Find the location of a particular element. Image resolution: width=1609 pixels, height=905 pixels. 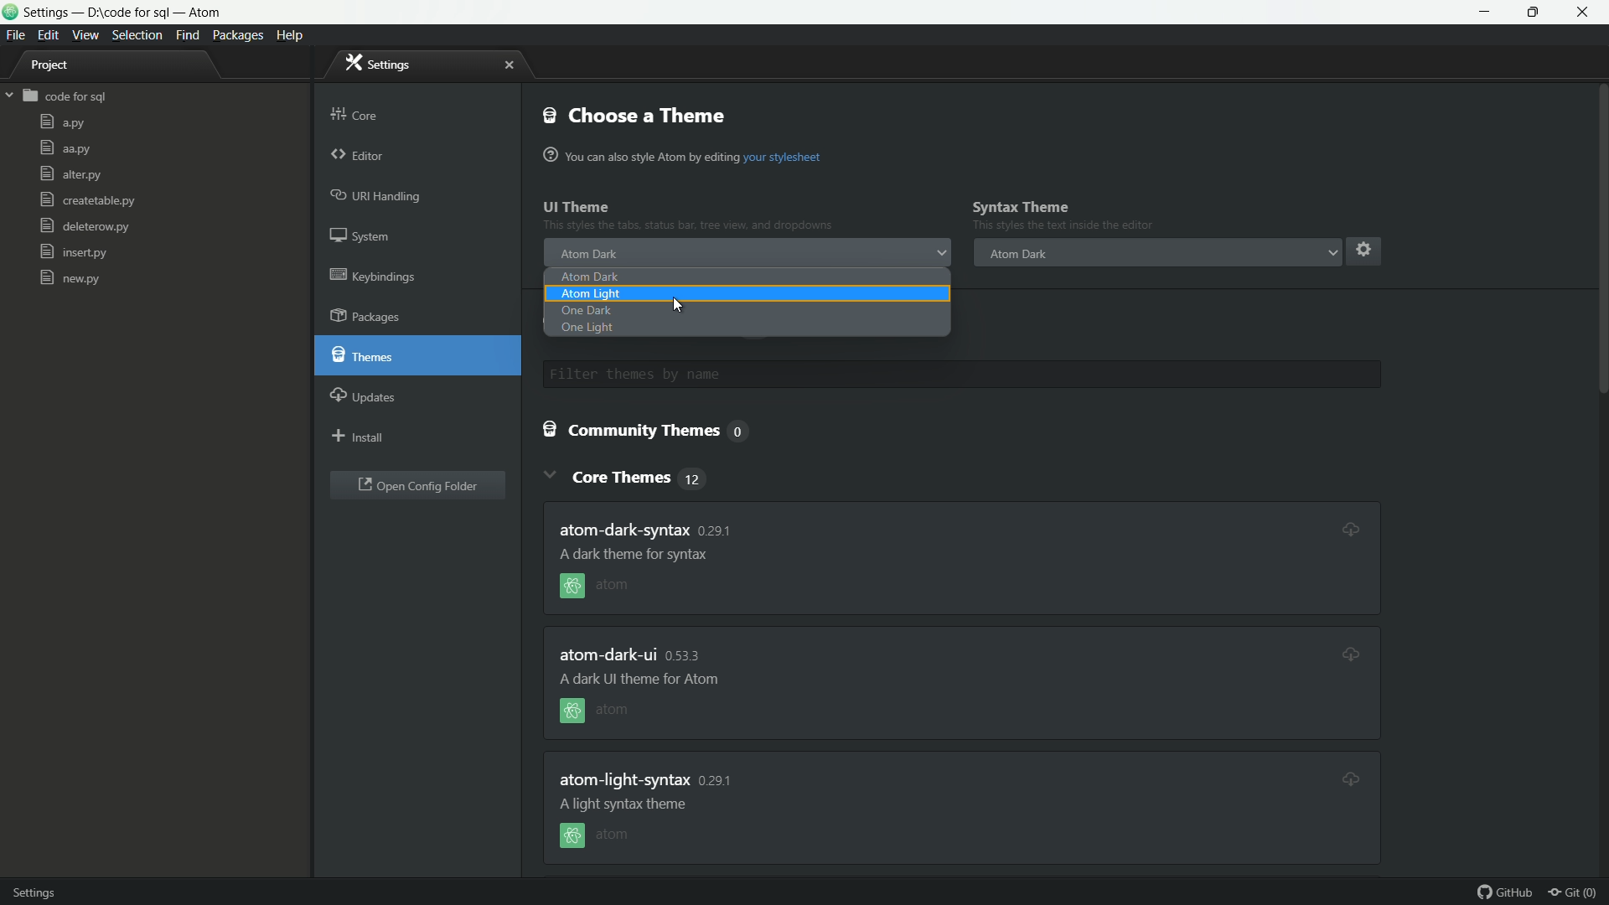

ui theme is located at coordinates (577, 208).